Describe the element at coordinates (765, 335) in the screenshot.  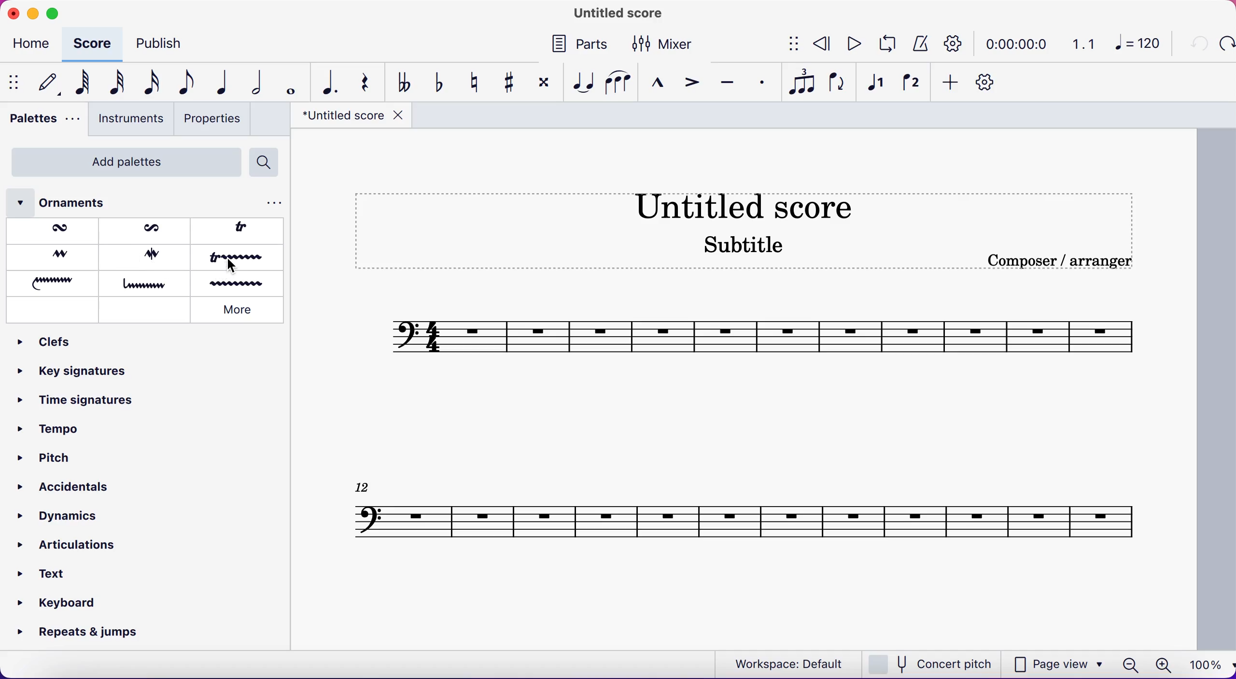
I see `score` at that location.